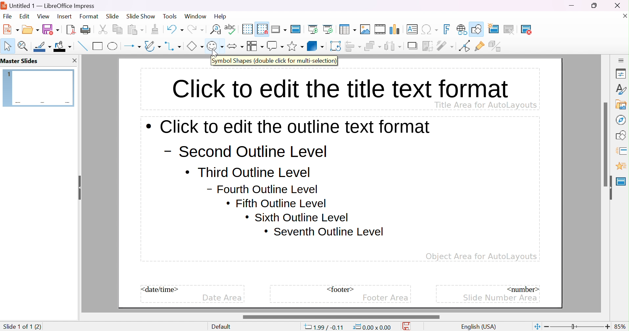 This screenshot has height=331, width=629. I want to click on help, so click(221, 16).